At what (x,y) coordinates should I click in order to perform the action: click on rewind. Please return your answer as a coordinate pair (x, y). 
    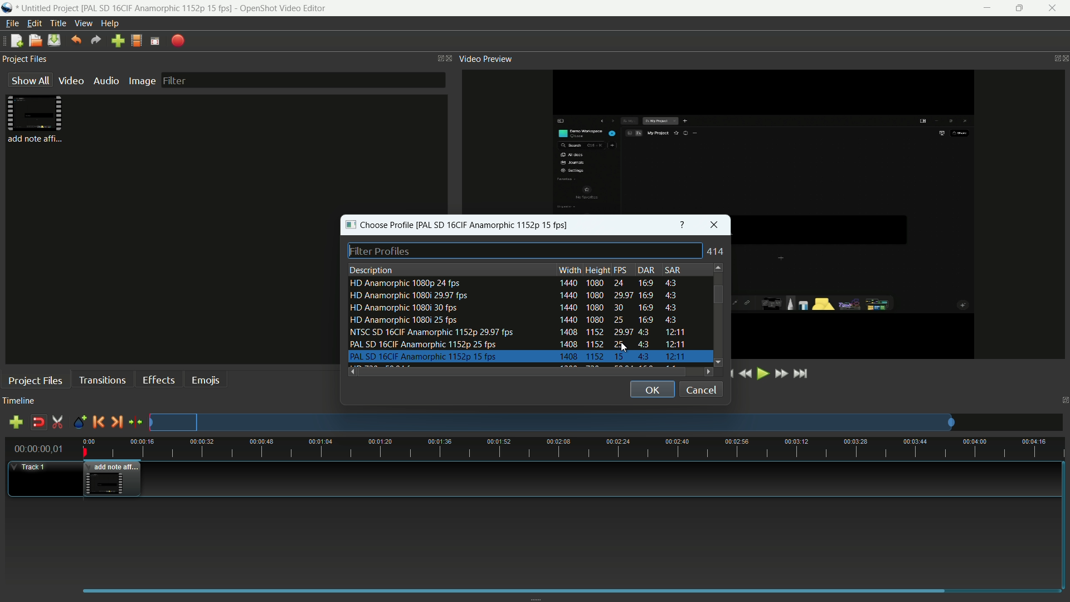
    Looking at the image, I should click on (745, 375).